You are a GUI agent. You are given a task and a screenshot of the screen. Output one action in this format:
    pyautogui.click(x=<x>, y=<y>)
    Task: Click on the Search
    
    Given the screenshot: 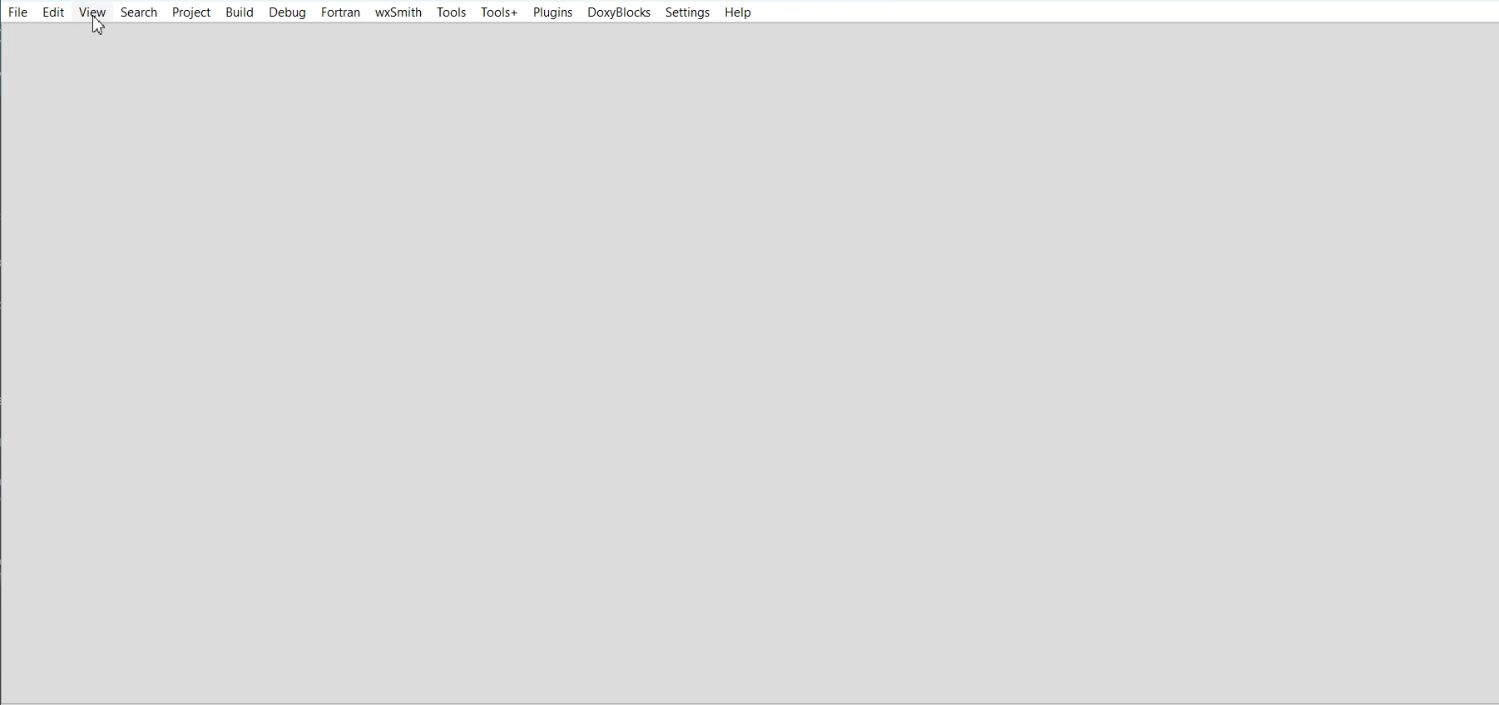 What is the action you would take?
    pyautogui.click(x=139, y=12)
    